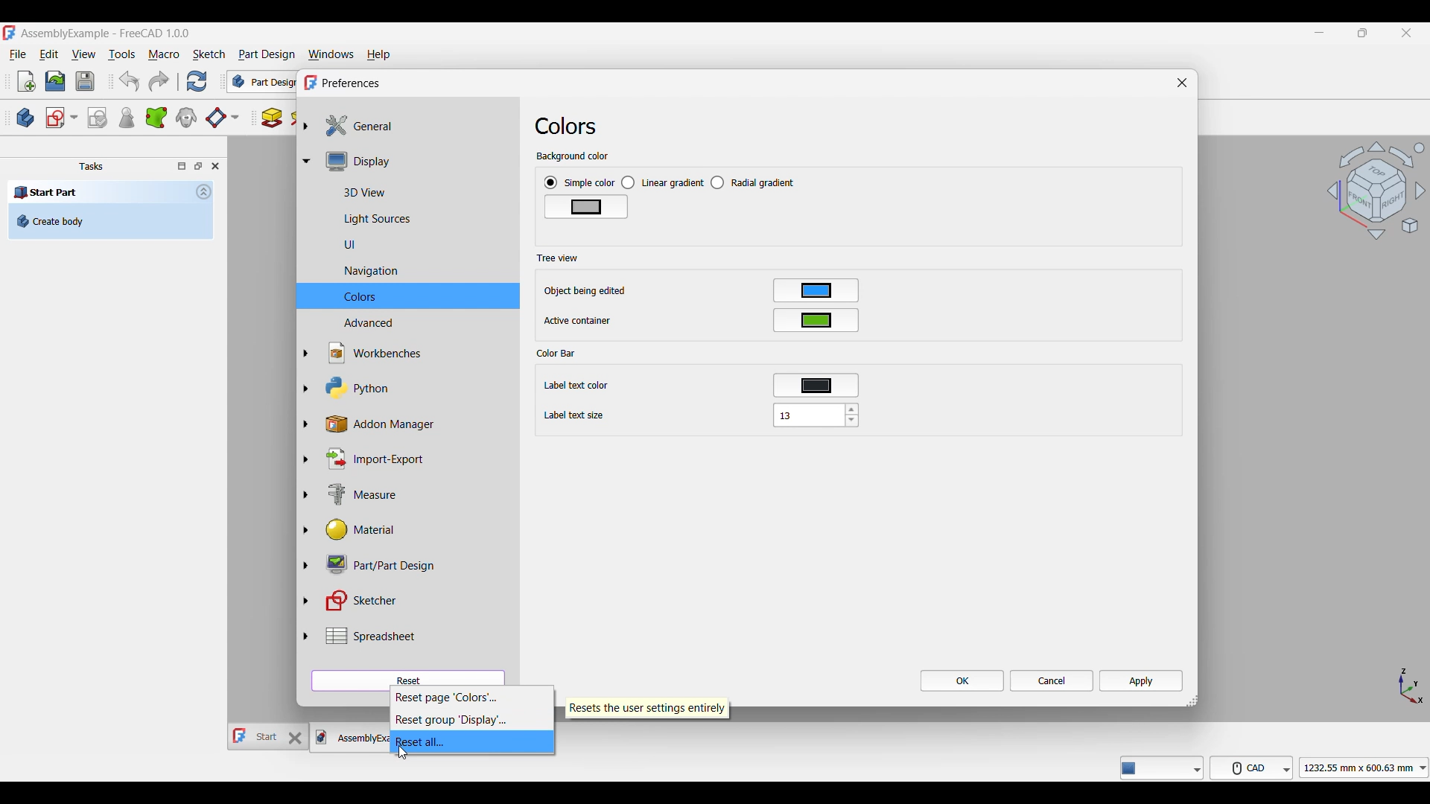 This screenshot has height=804, width=1430. Describe the element at coordinates (353, 271) in the screenshot. I see `Navigation` at that location.